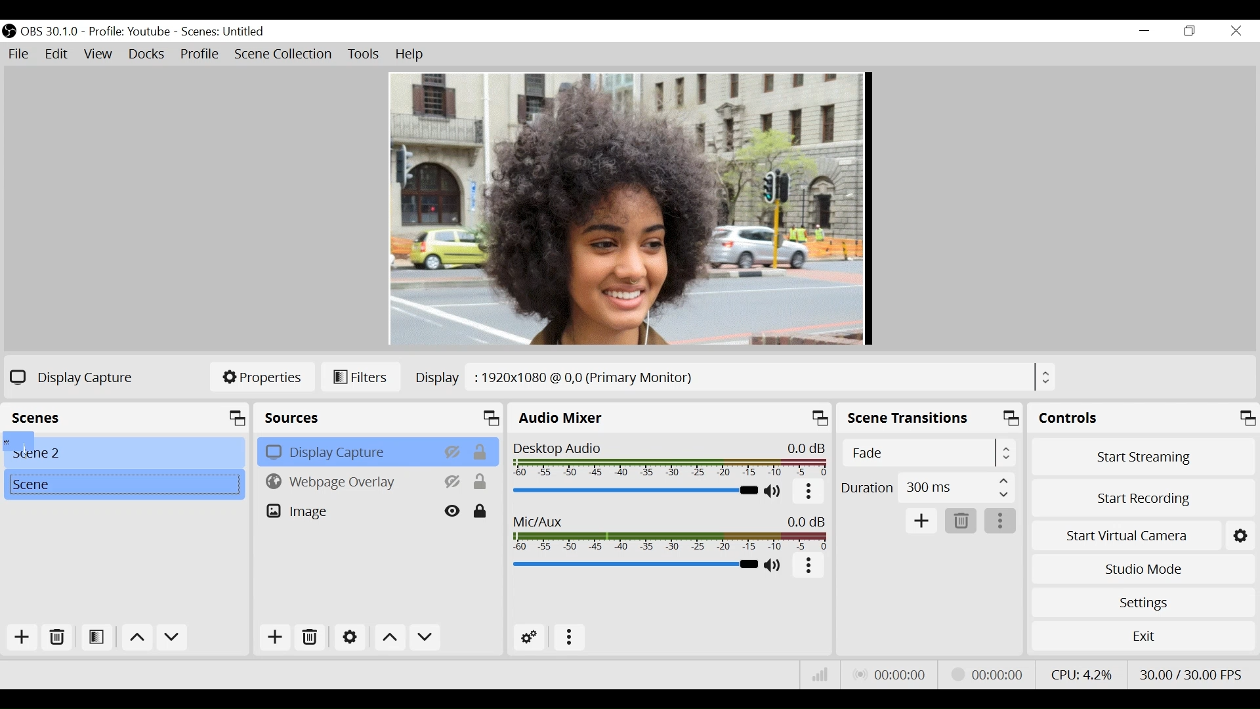  What do you see at coordinates (929, 488) in the screenshot?
I see `Duration` at bounding box center [929, 488].